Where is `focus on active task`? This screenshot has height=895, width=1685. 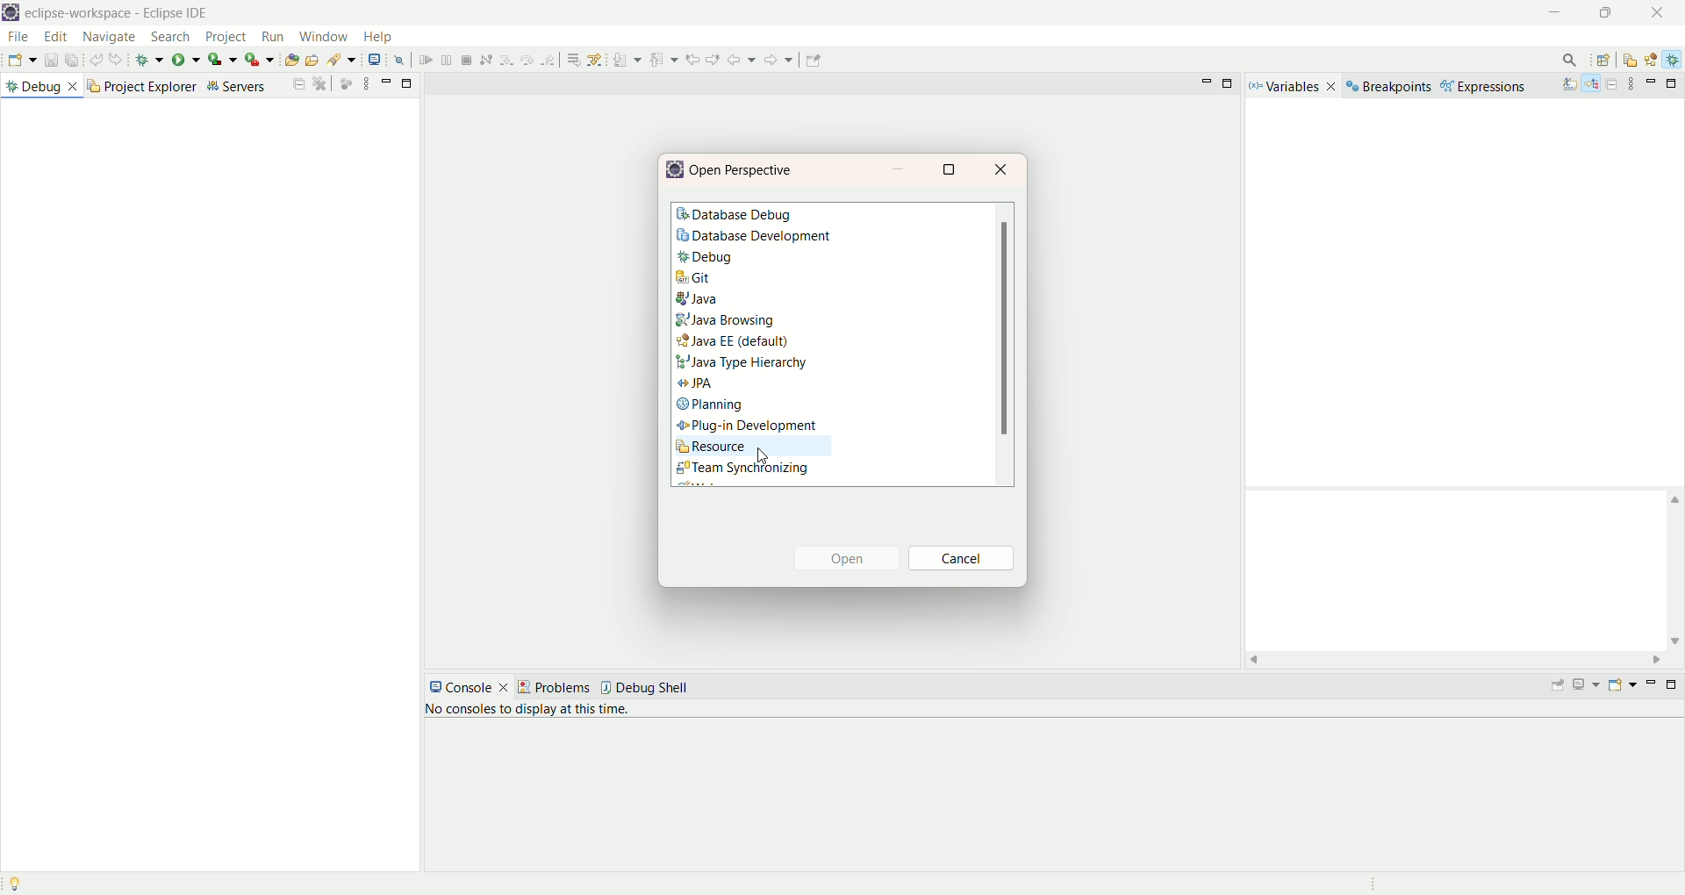 focus on active task is located at coordinates (347, 82).